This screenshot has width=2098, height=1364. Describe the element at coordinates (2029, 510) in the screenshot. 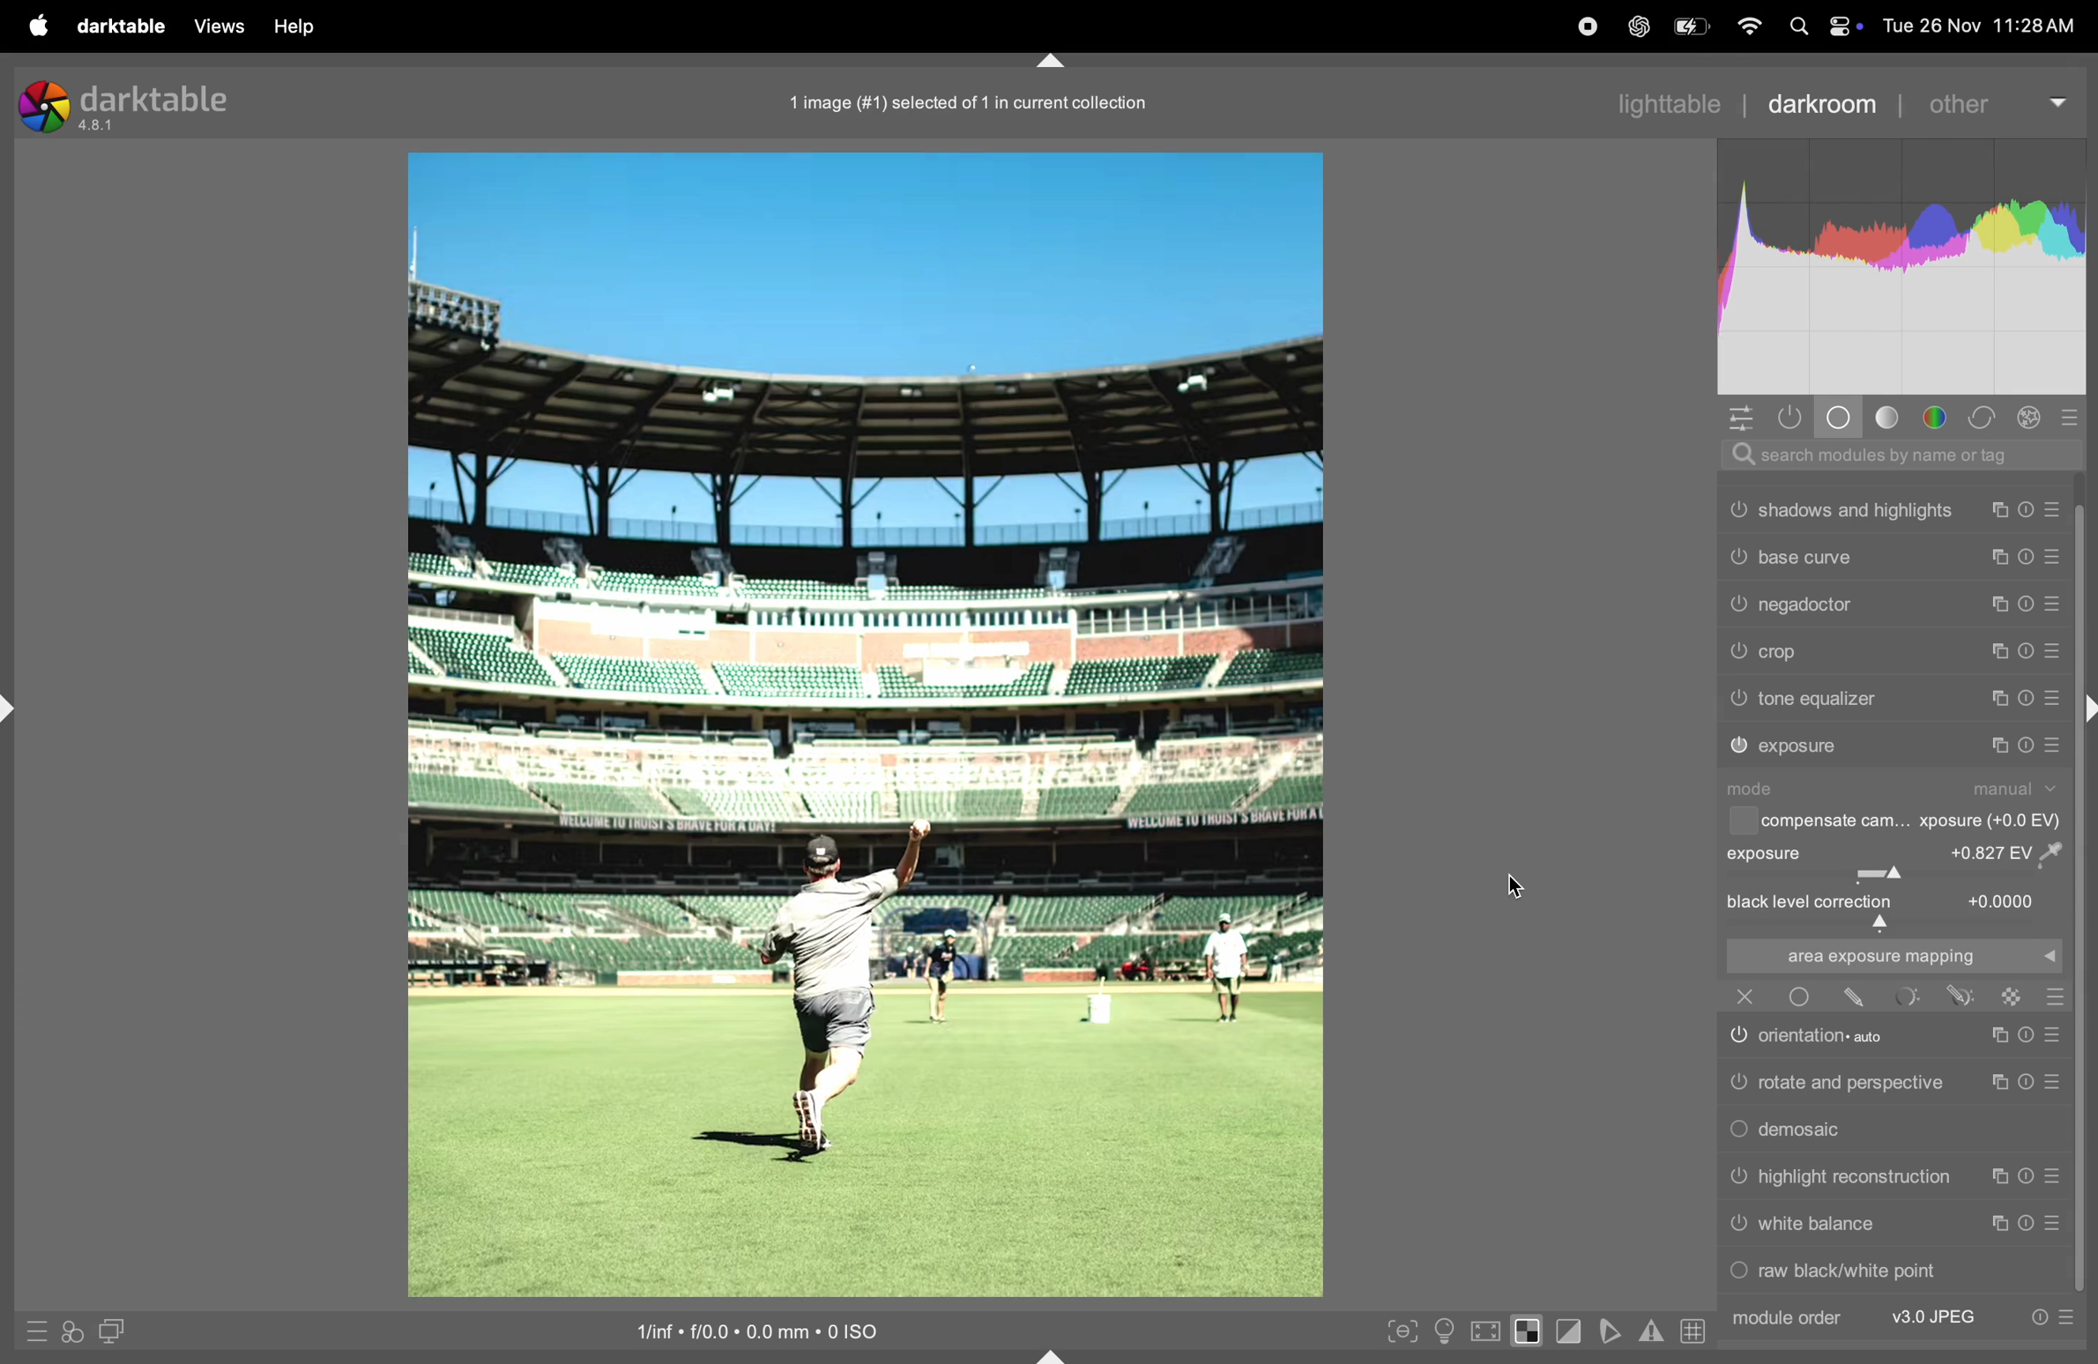

I see `reset presets` at that location.